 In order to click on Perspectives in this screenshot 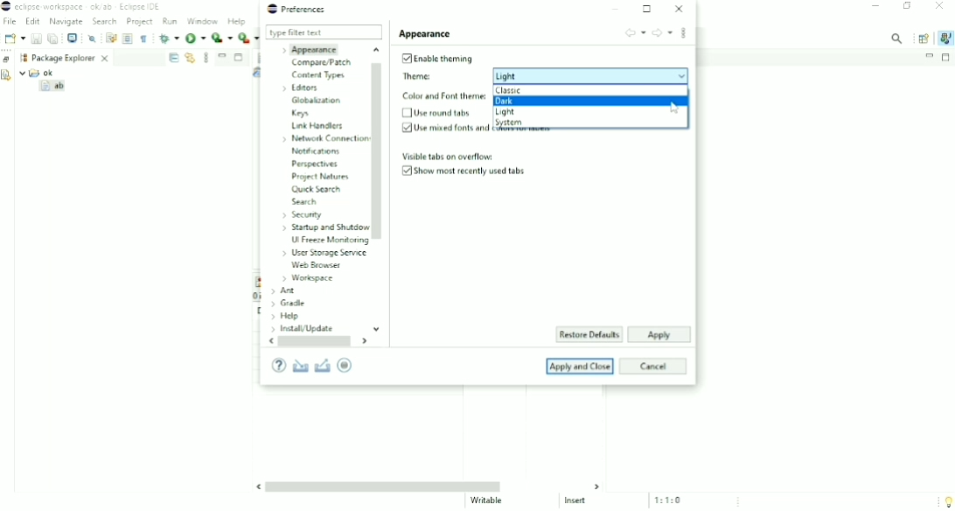, I will do `click(317, 164)`.